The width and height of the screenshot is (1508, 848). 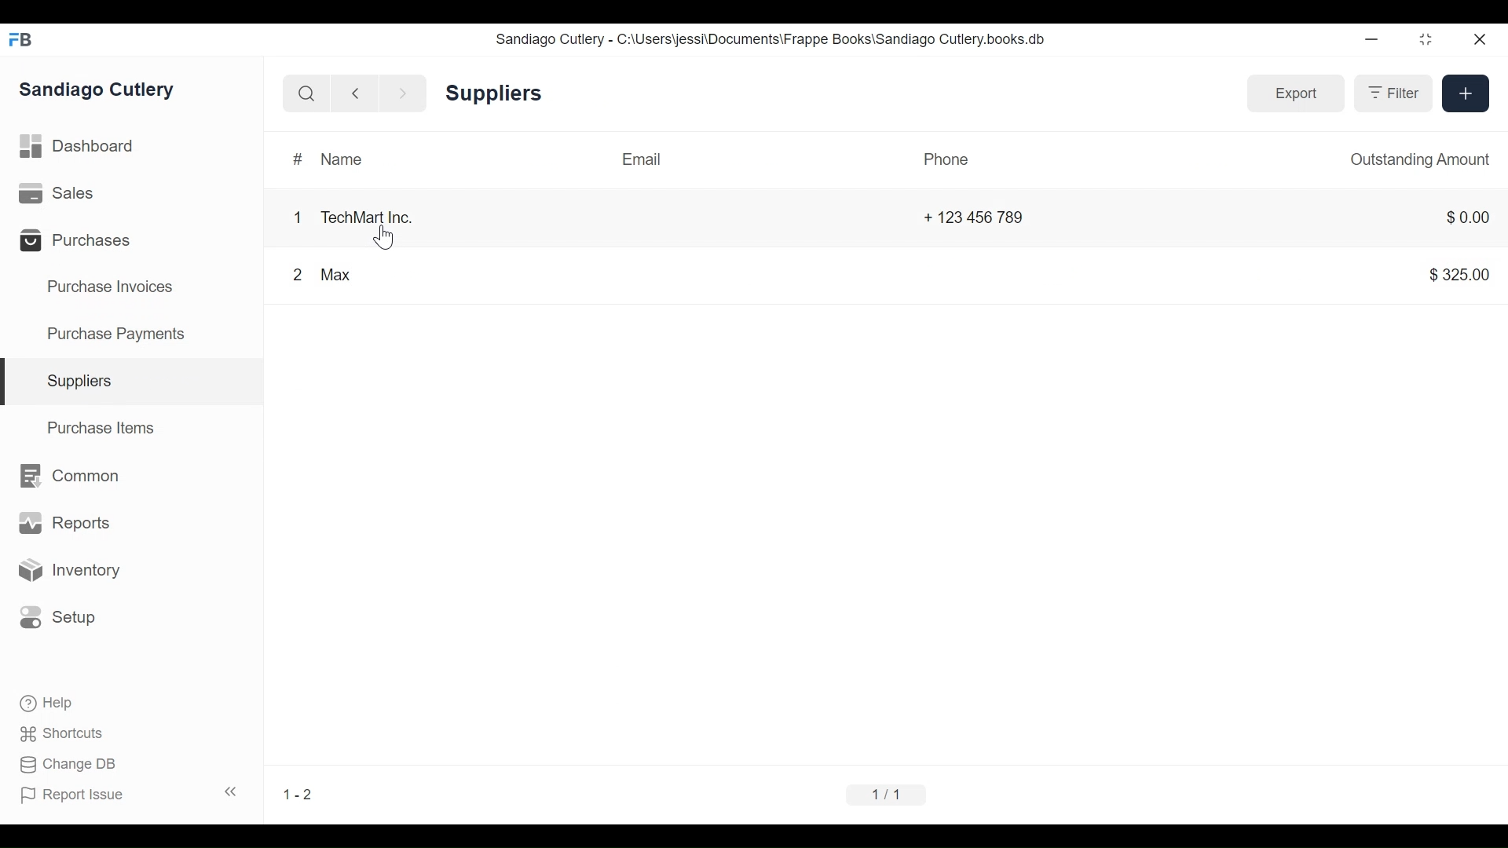 I want to click on next, so click(x=401, y=92).